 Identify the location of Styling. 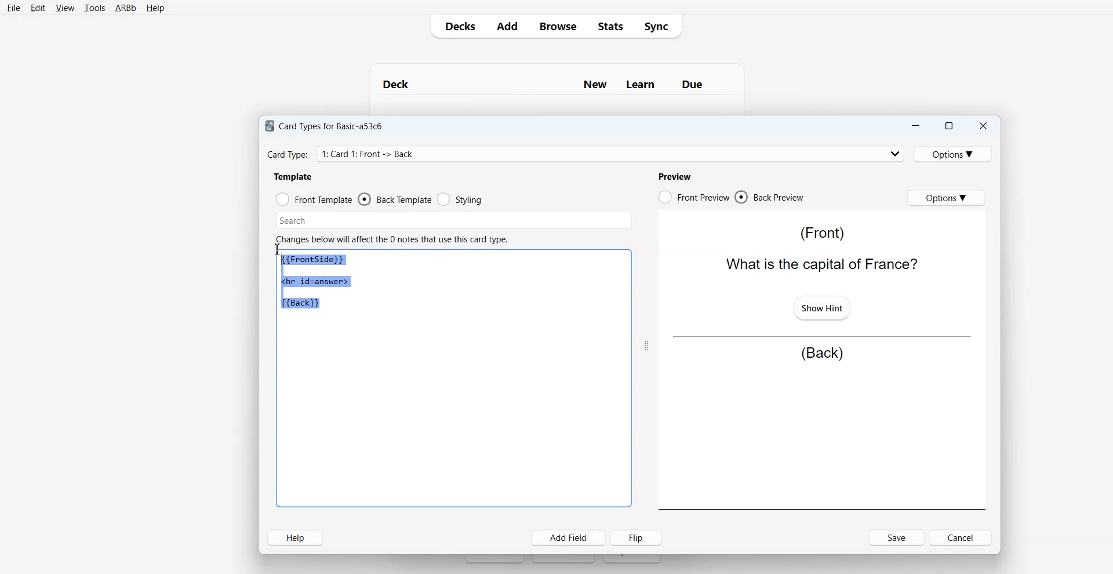
(461, 199).